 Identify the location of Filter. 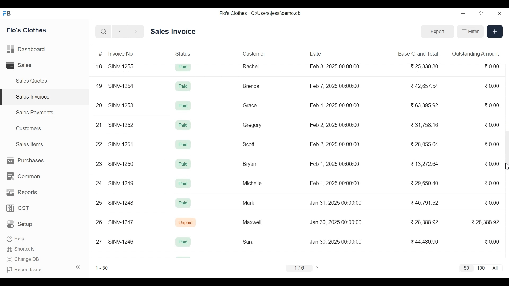
(469, 31).